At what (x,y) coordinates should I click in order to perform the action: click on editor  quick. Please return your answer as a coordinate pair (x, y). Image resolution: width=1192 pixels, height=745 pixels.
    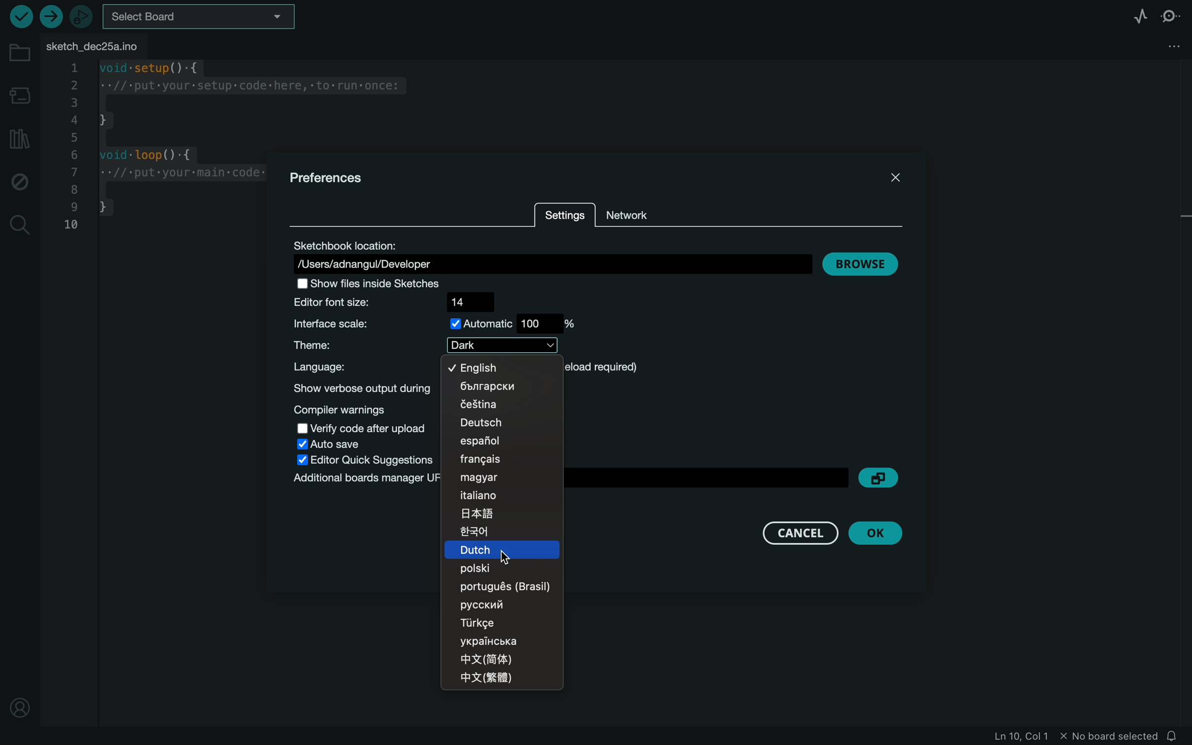
    Looking at the image, I should click on (370, 460).